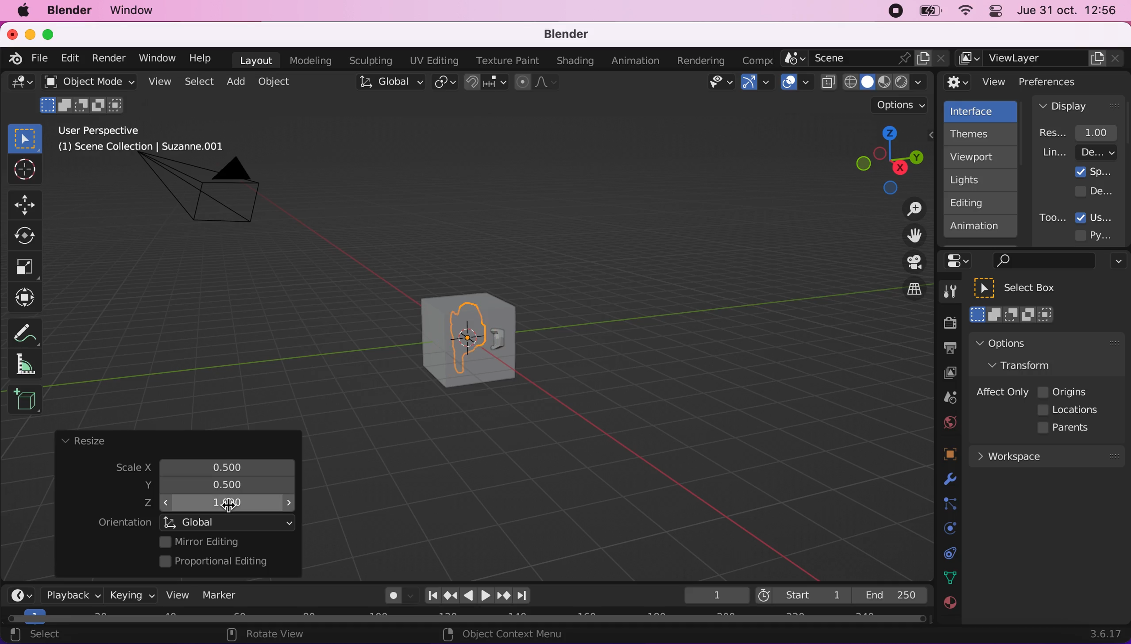 The width and height of the screenshot is (1131, 644). I want to click on window, so click(156, 58).